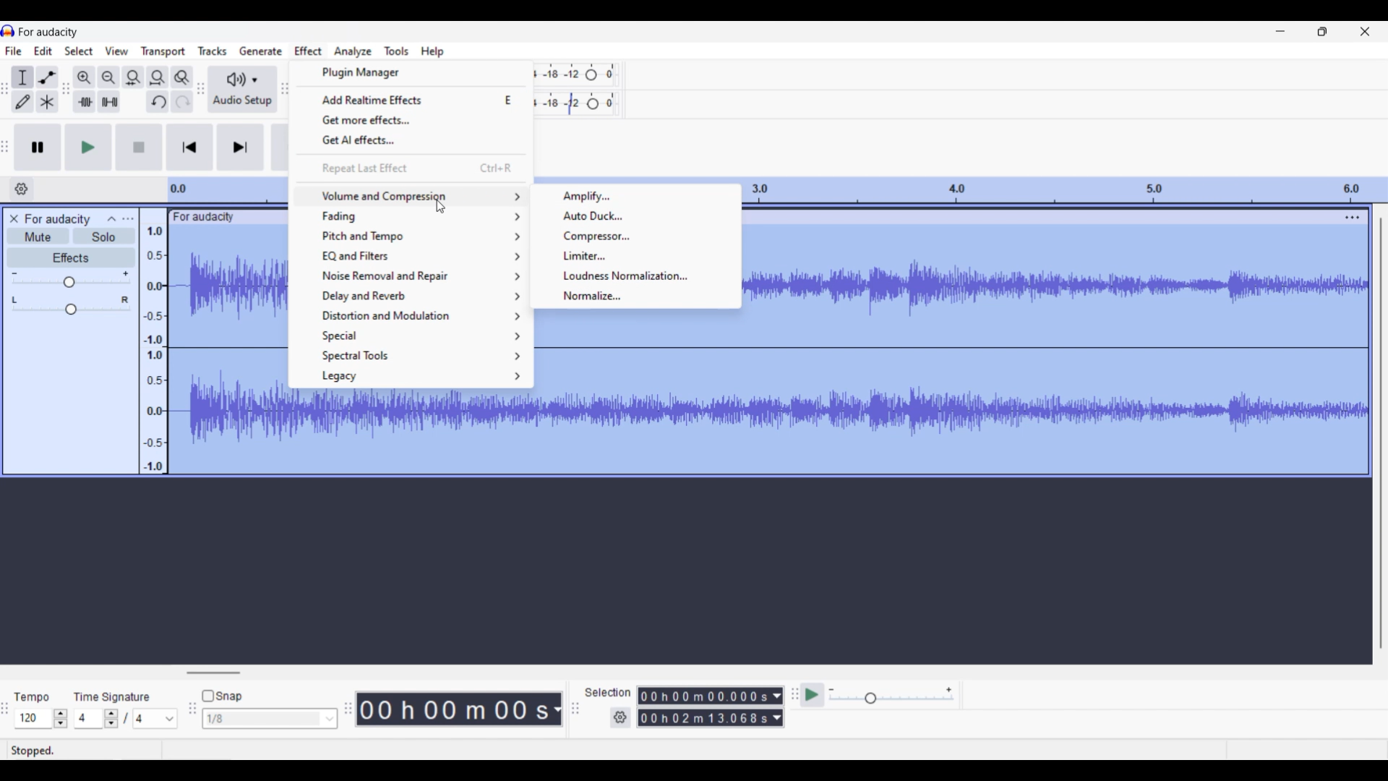 This screenshot has width=1388, height=781. I want to click on 00 h 00 m 00.000 s, so click(703, 707).